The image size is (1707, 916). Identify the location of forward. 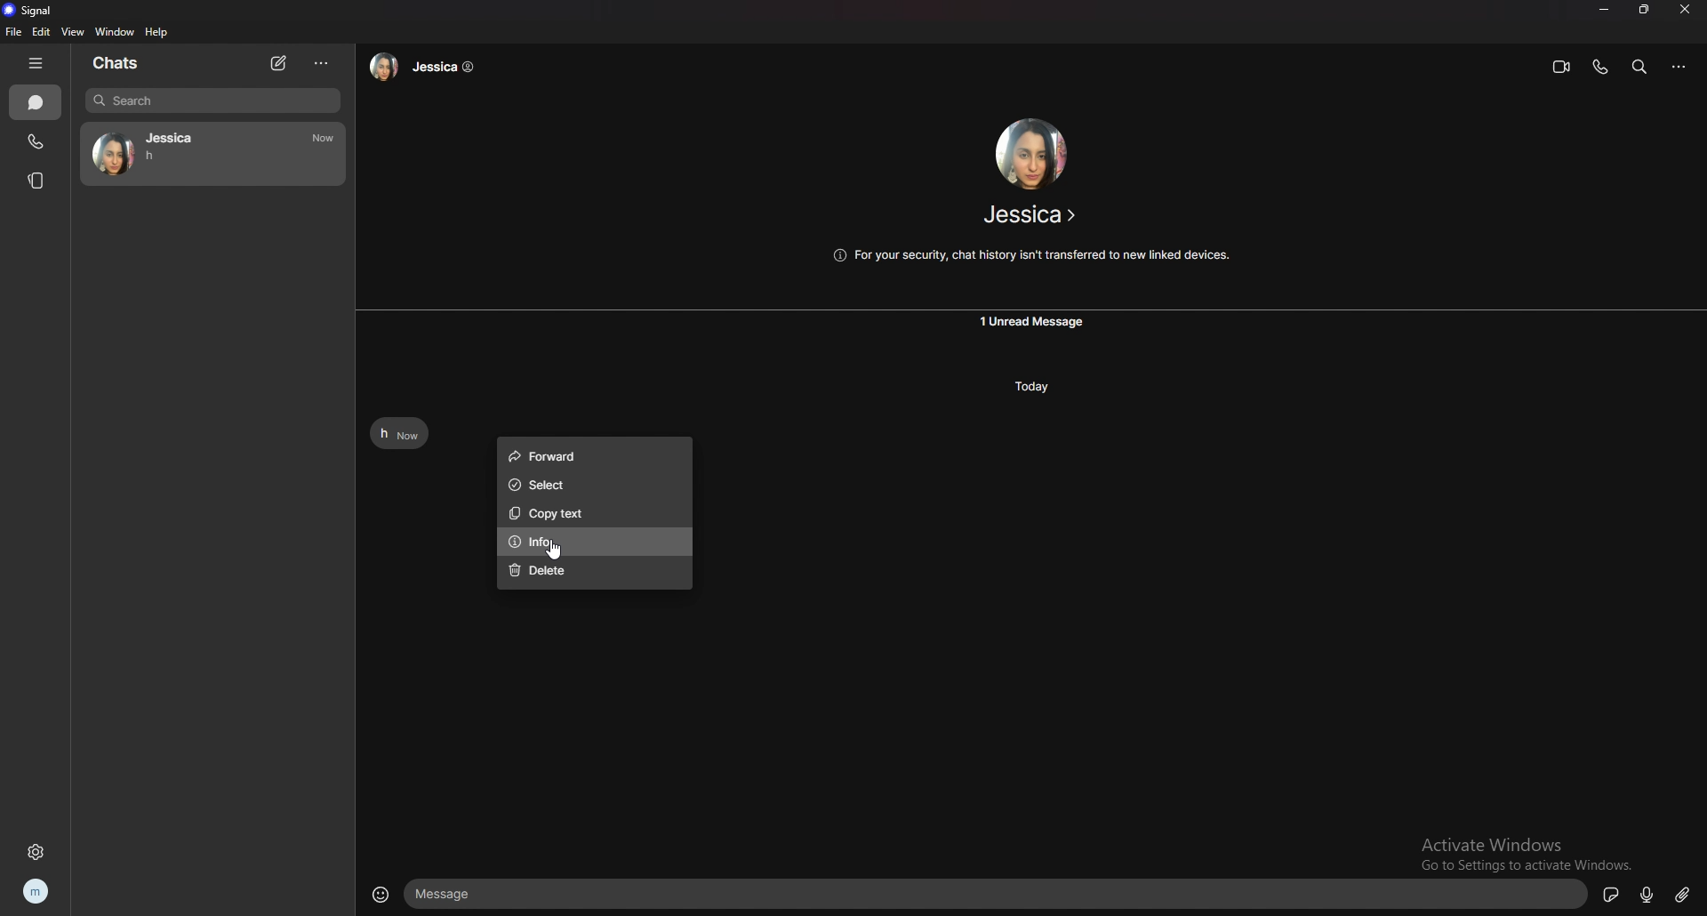
(589, 454).